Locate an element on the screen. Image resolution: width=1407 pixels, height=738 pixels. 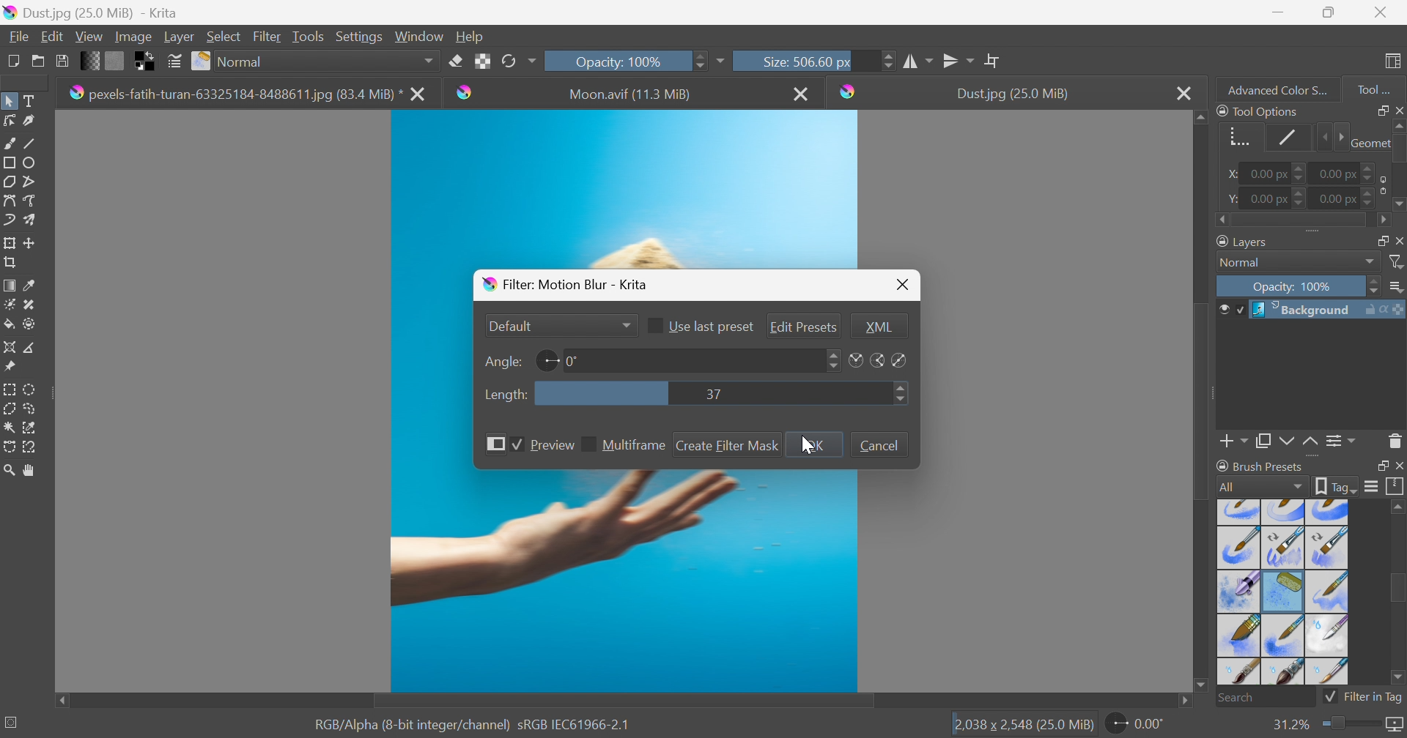
Angles is located at coordinates (878, 361).